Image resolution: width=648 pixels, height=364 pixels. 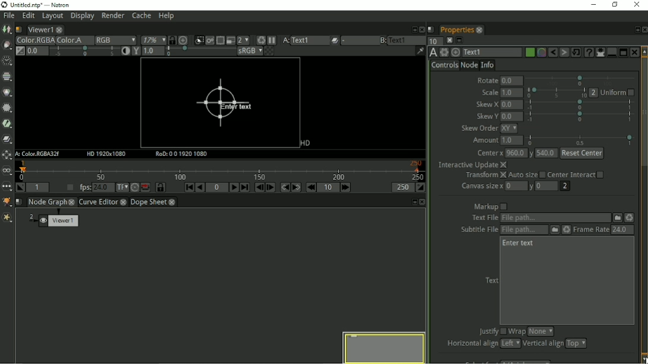 I want to click on HD, so click(x=107, y=154).